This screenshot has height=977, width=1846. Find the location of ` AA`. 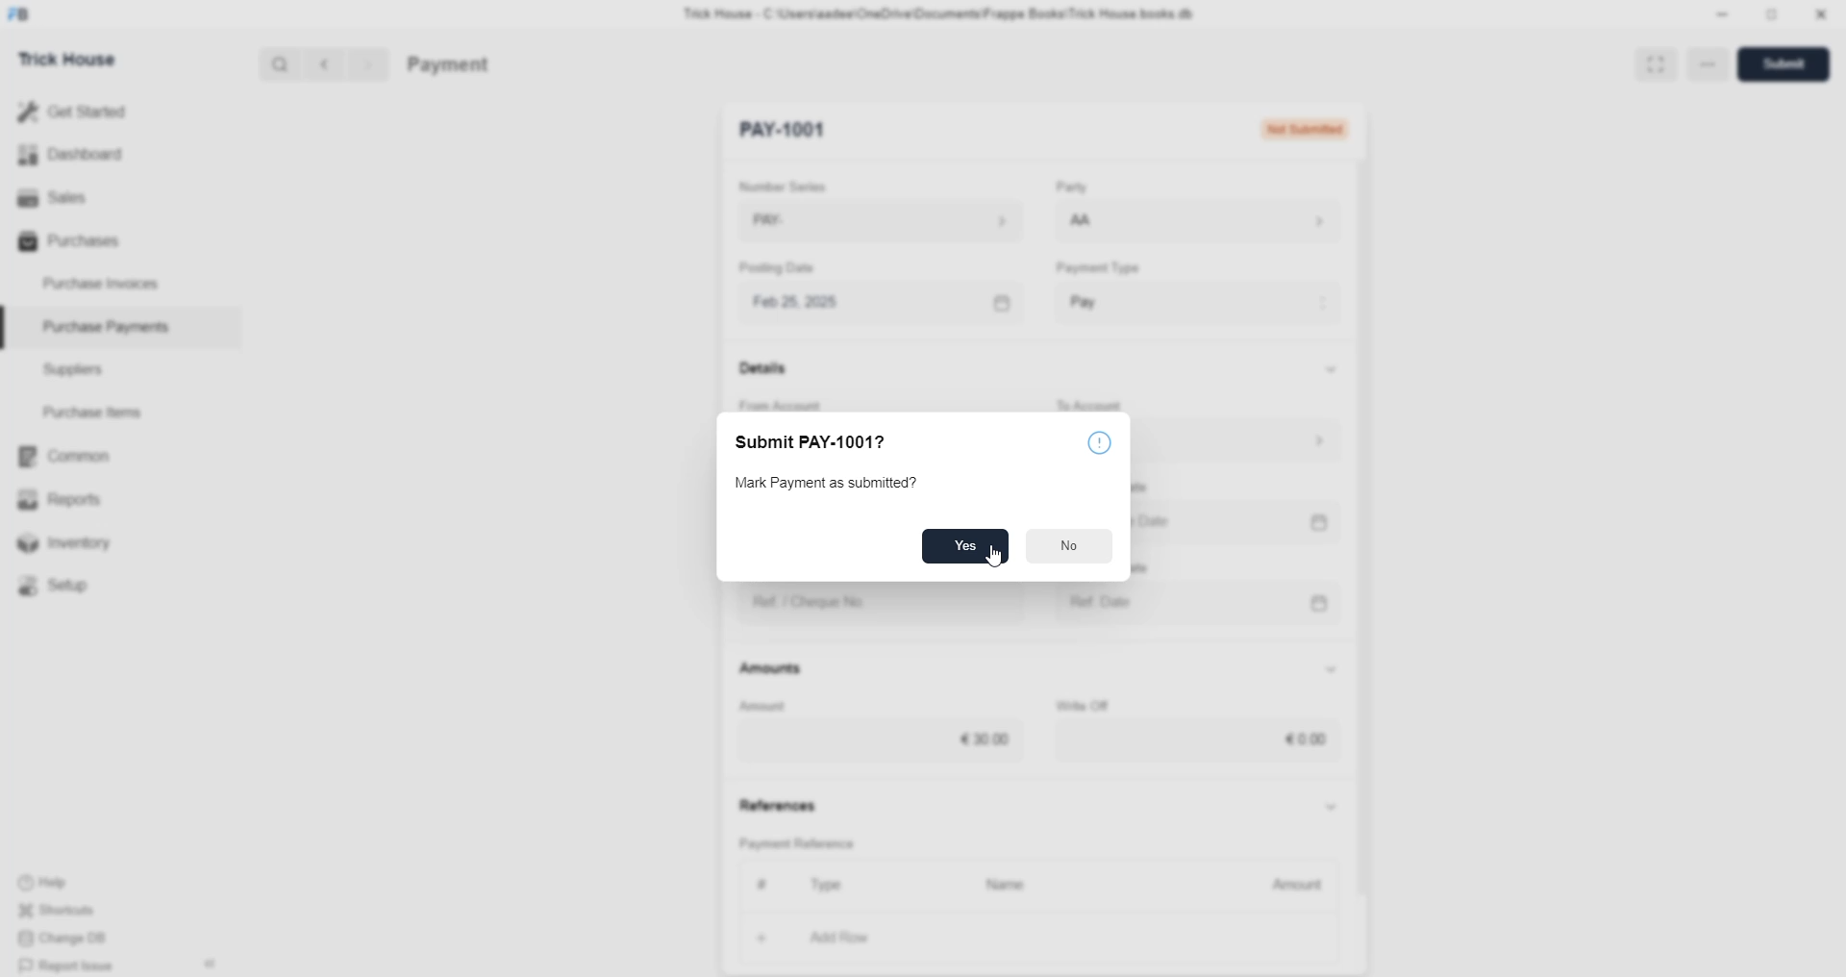

 AA is located at coordinates (1086, 222).